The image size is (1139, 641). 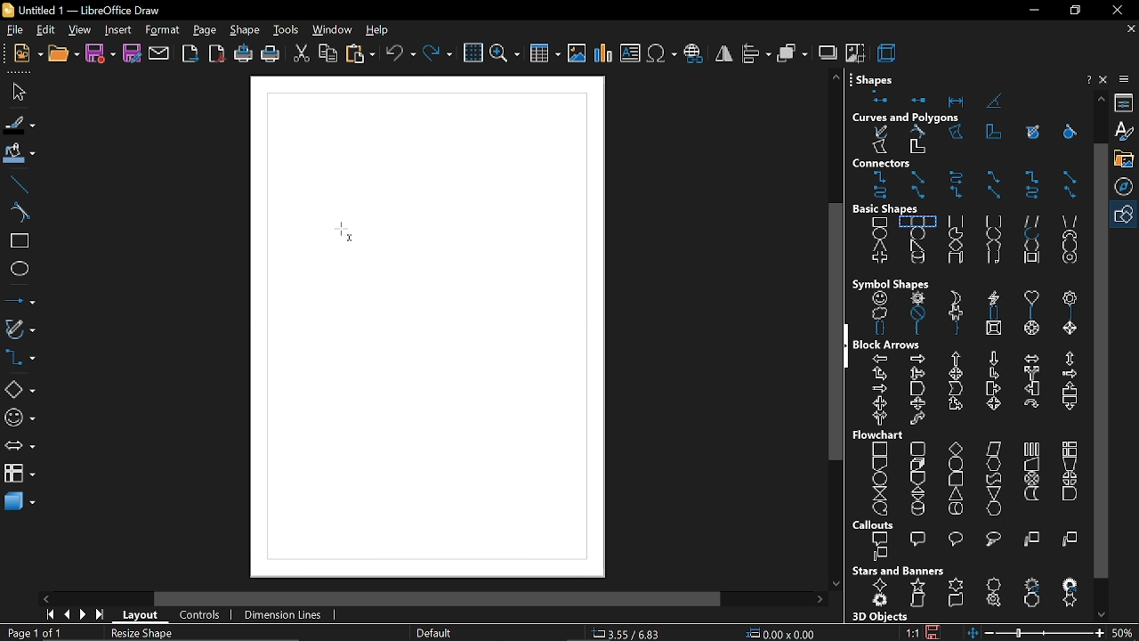 What do you see at coordinates (80, 31) in the screenshot?
I see `view` at bounding box center [80, 31].